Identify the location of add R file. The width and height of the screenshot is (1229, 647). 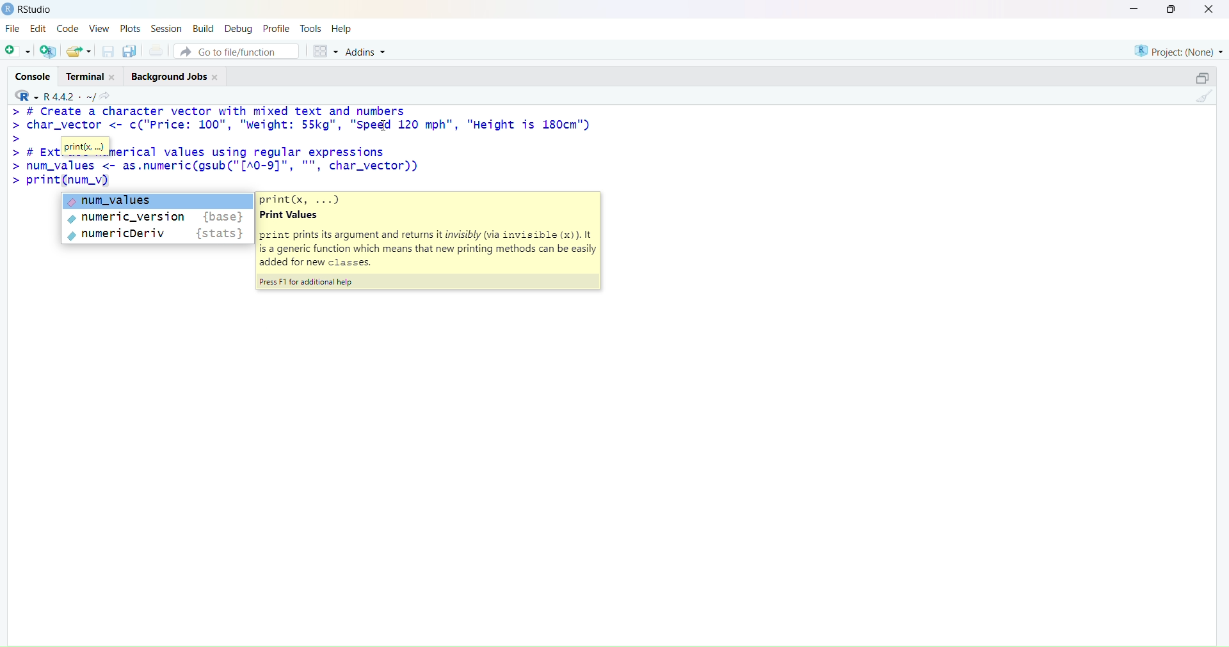
(48, 51).